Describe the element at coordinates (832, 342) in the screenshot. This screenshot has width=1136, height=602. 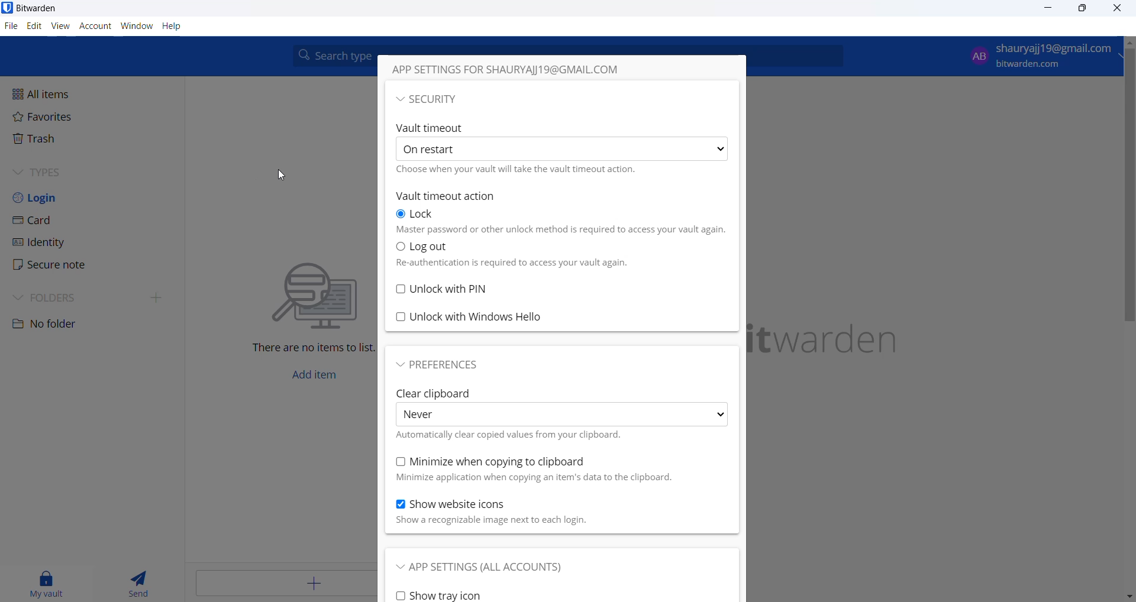
I see `itwarden` at that location.